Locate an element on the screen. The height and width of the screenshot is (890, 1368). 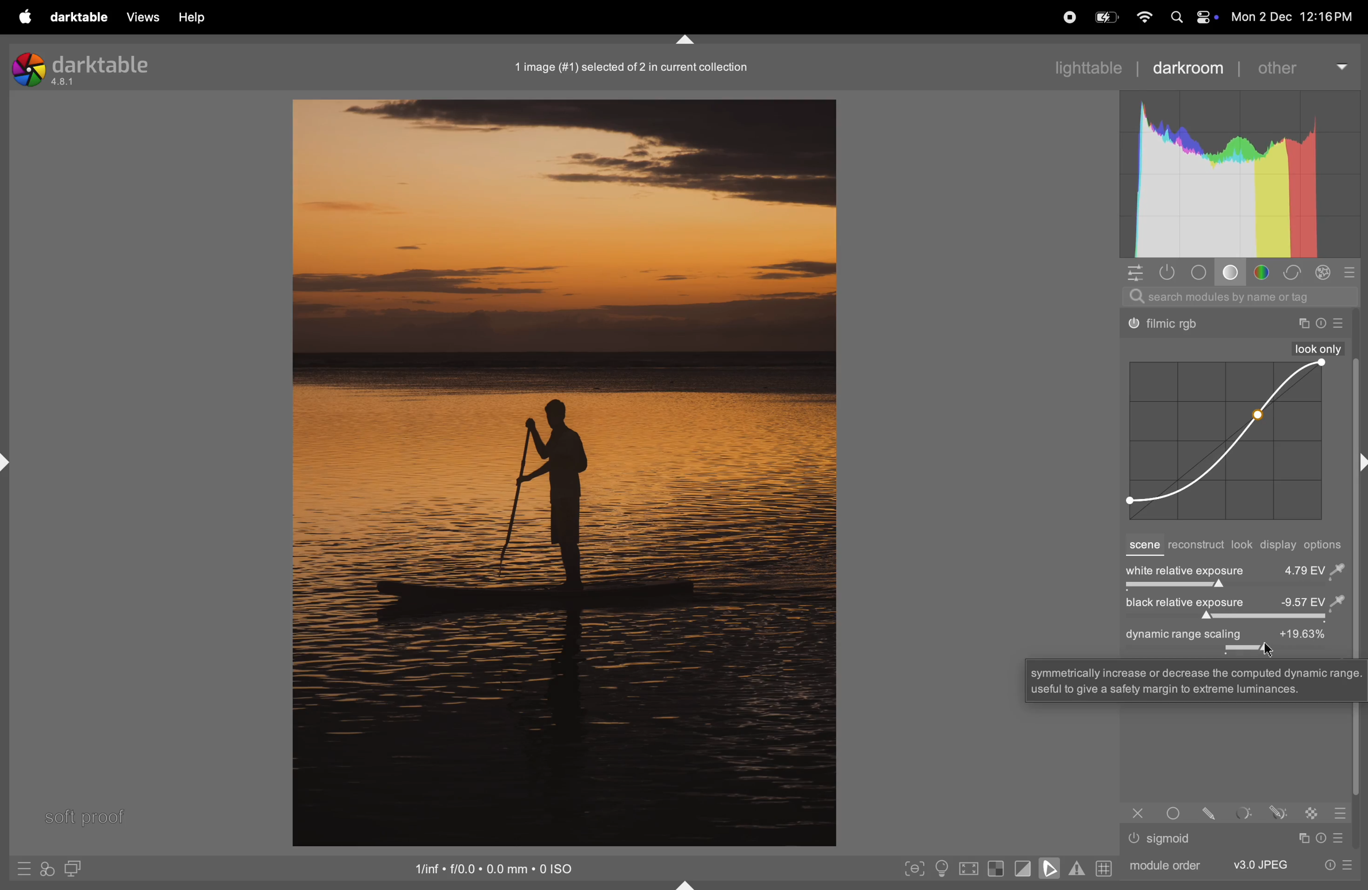
 is located at coordinates (1313, 812).